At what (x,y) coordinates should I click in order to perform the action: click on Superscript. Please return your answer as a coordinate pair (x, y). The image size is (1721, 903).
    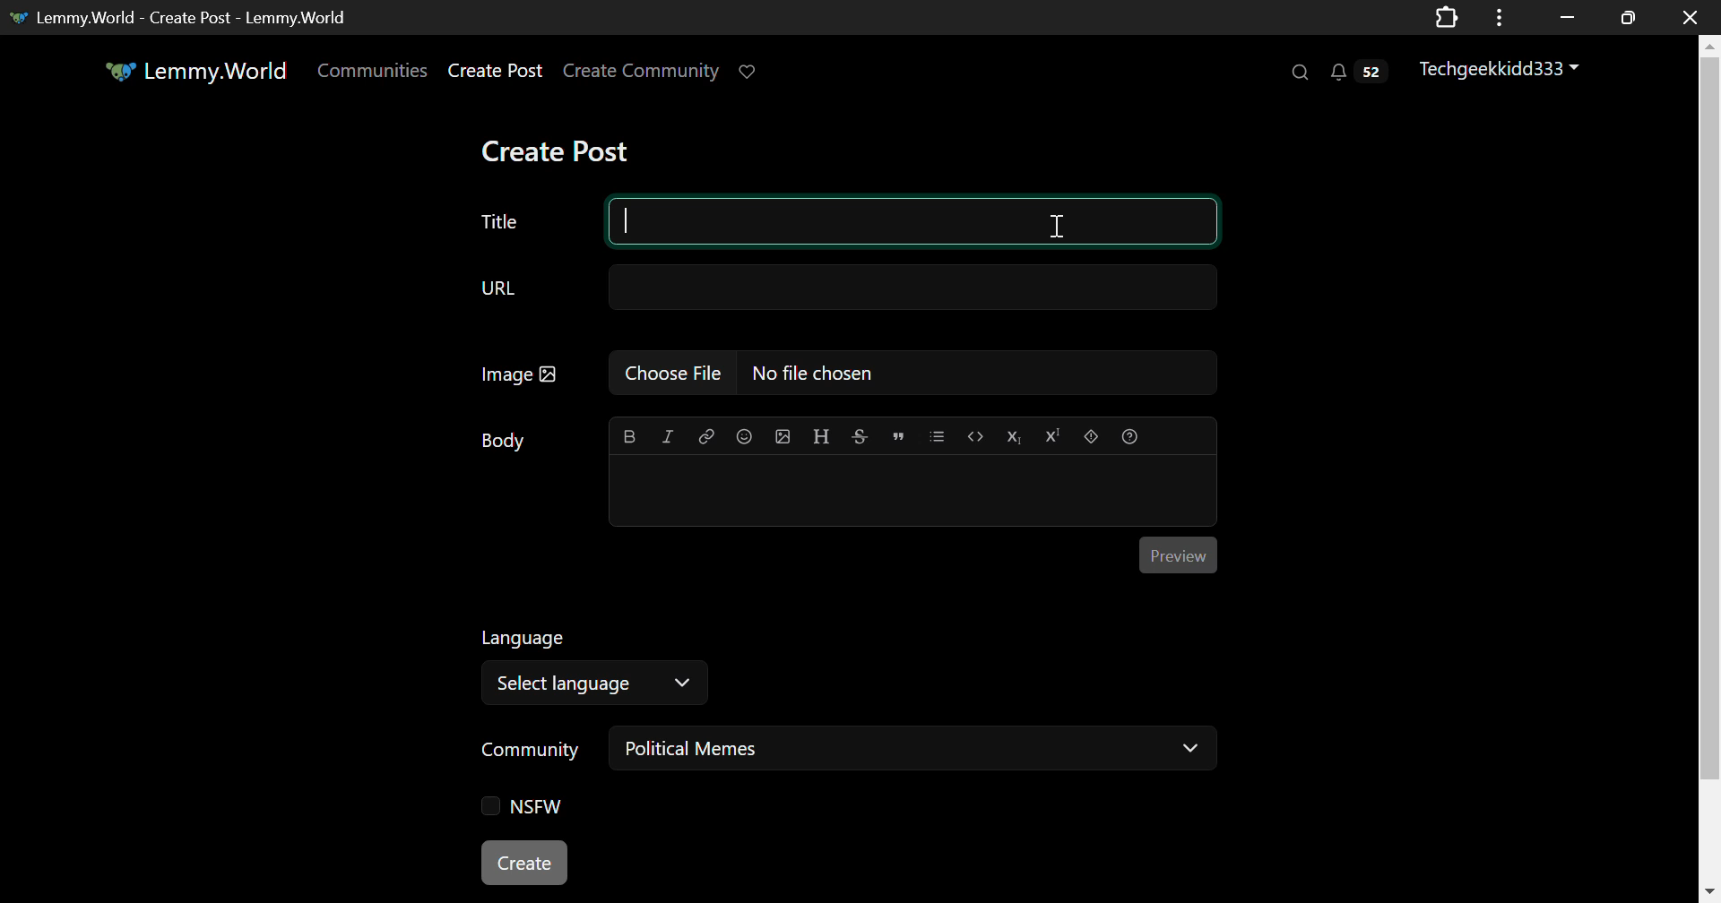
    Looking at the image, I should click on (1053, 436).